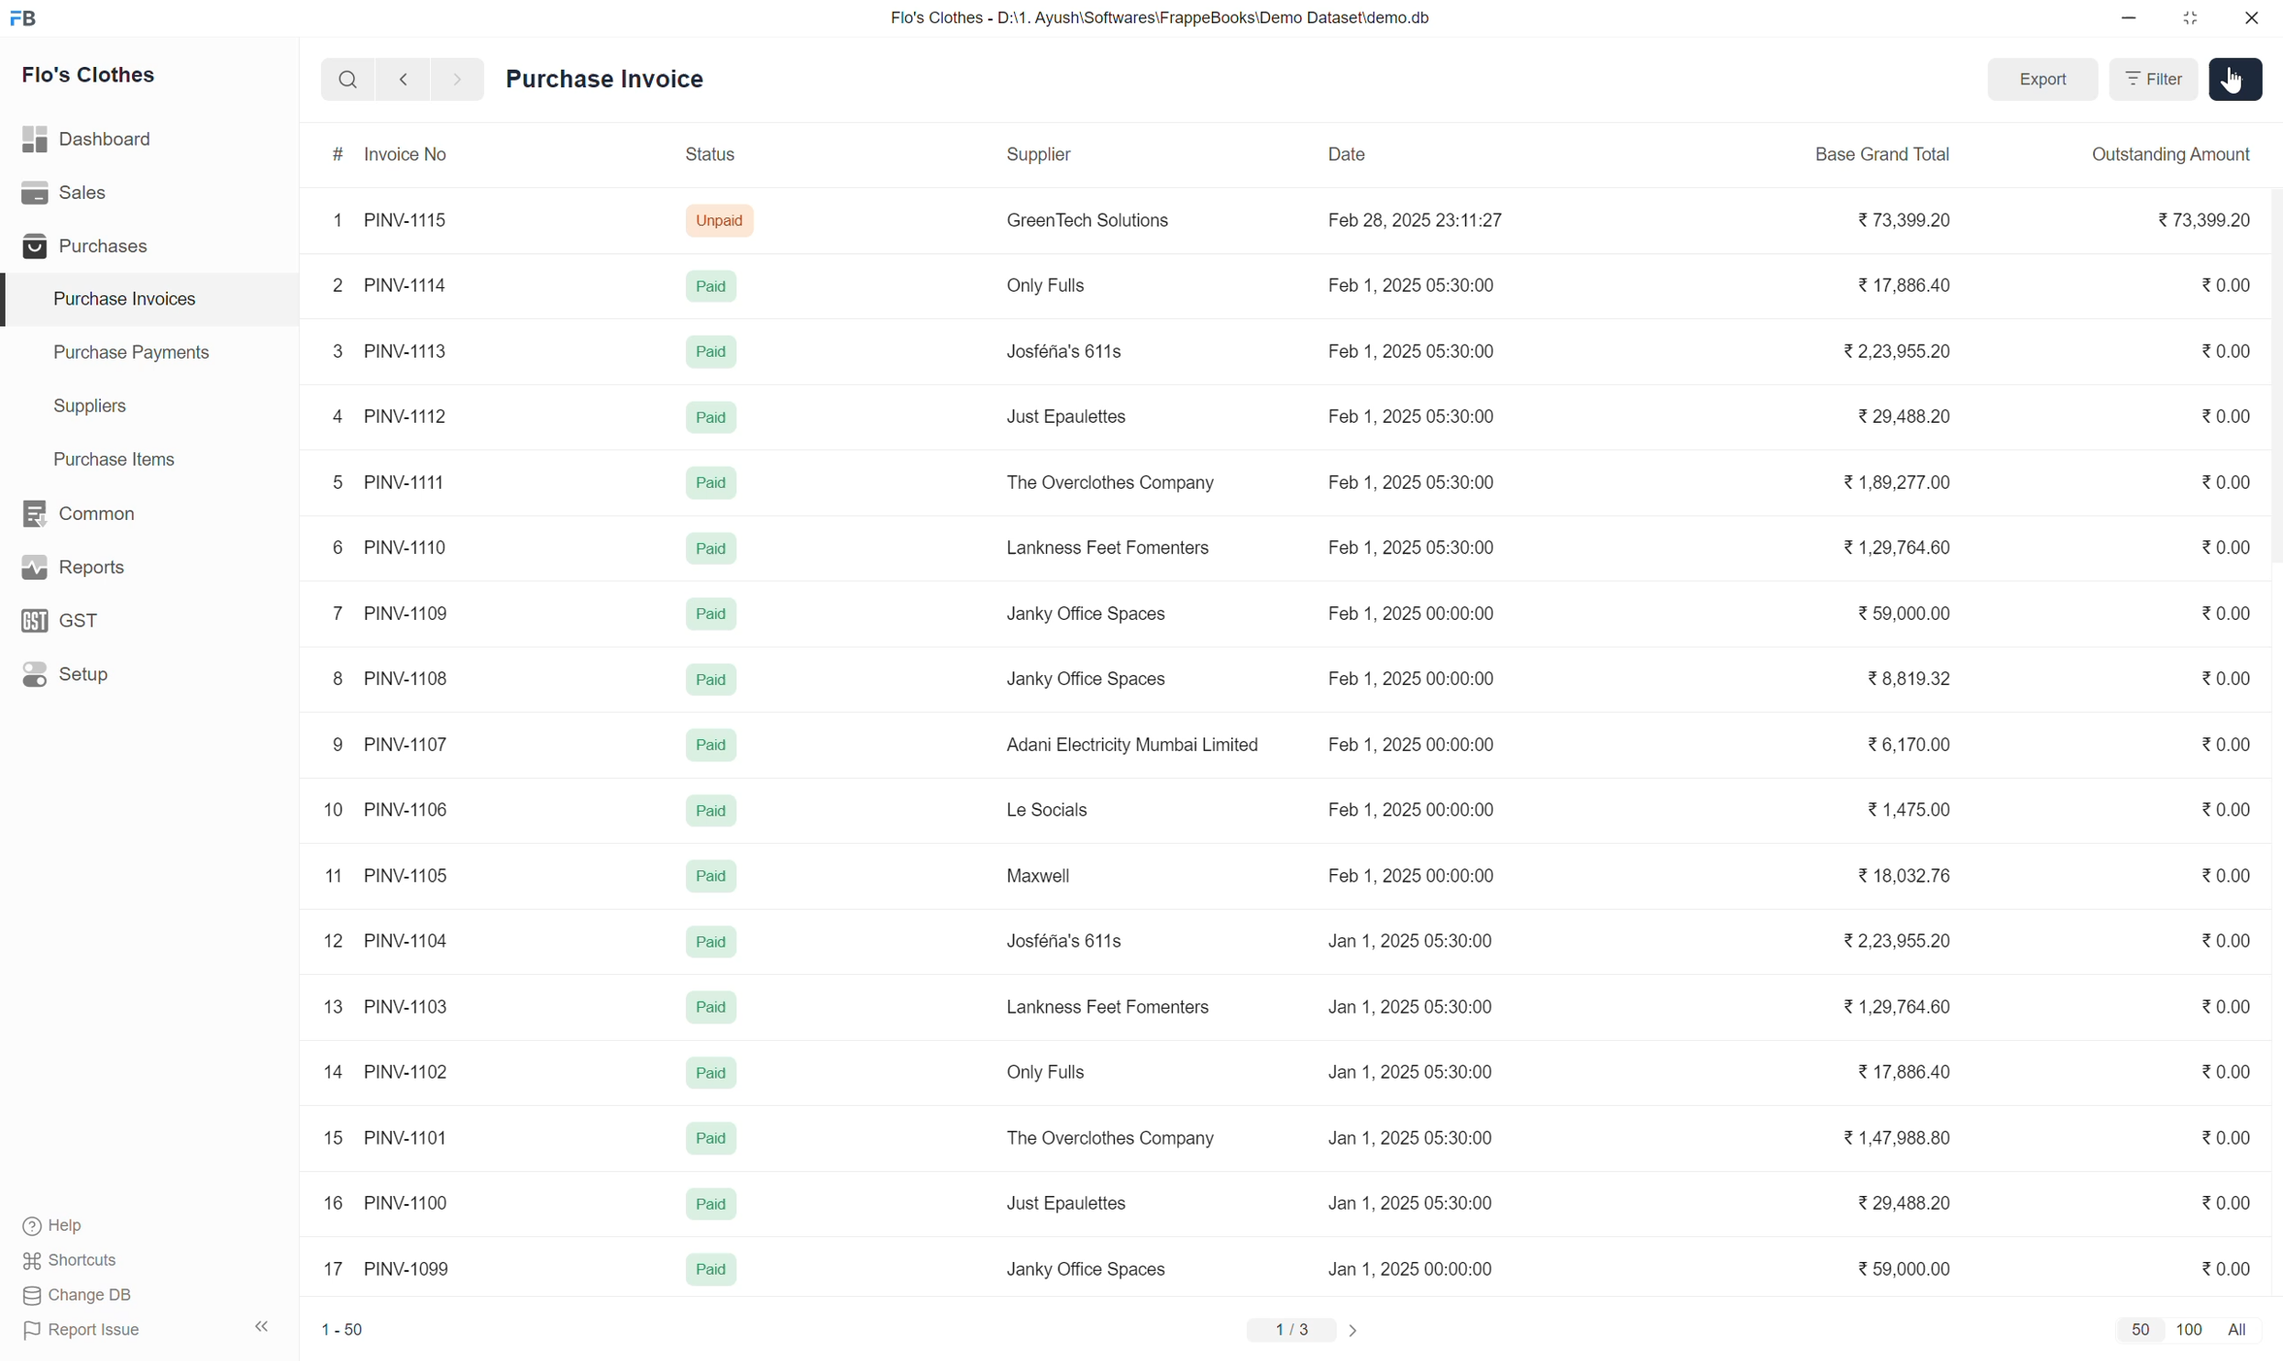 The height and width of the screenshot is (1361, 2283). I want to click on 0:00, so click(2226, 941).